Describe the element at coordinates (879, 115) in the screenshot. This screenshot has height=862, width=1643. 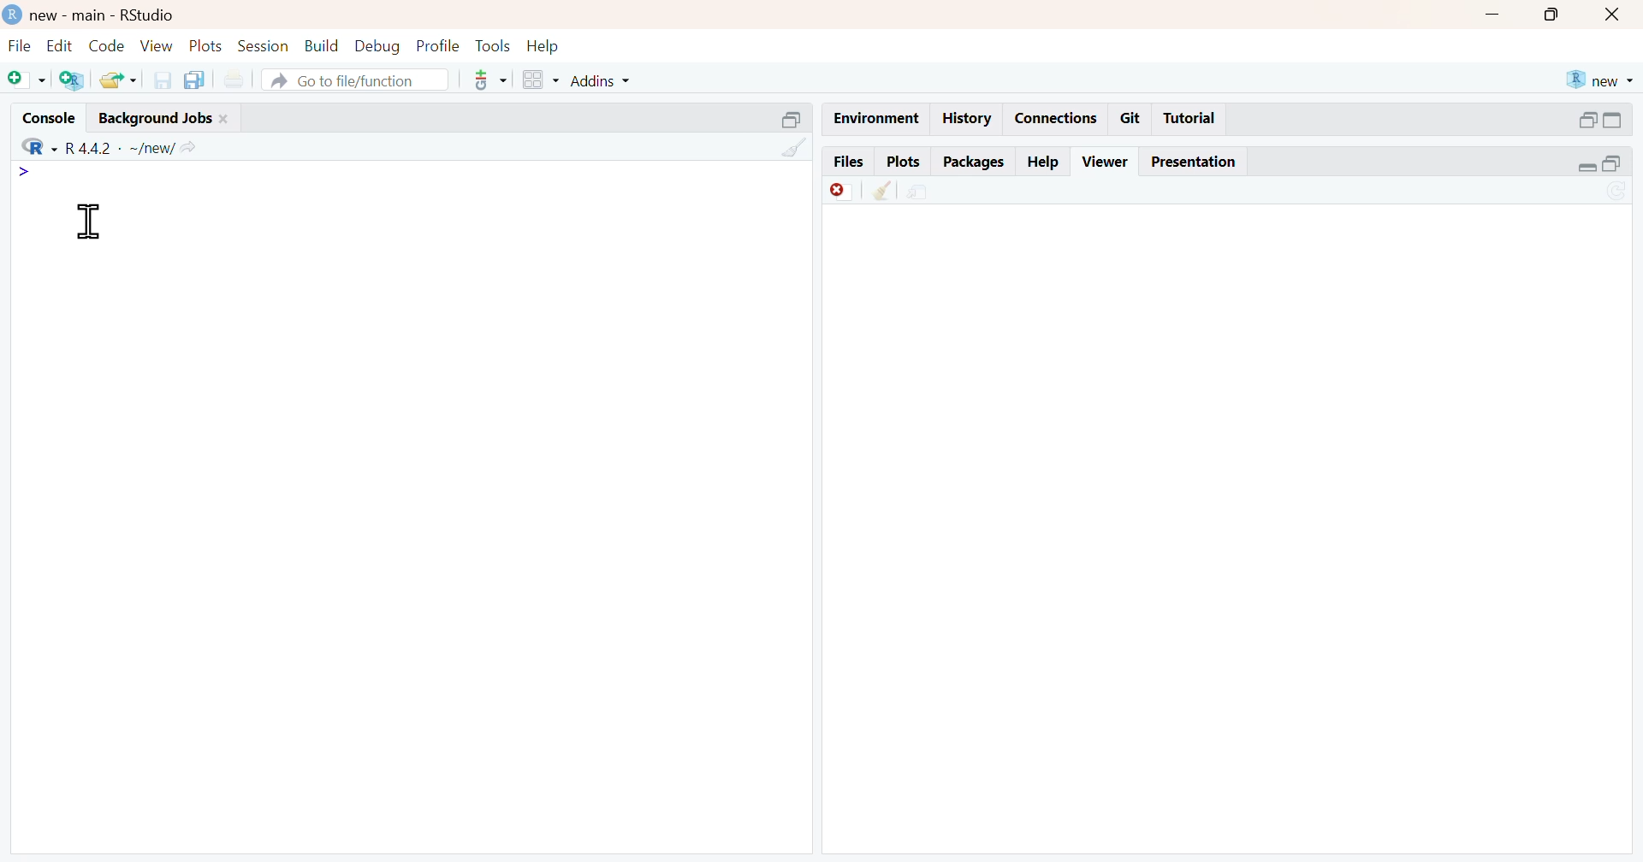
I see `environment` at that location.